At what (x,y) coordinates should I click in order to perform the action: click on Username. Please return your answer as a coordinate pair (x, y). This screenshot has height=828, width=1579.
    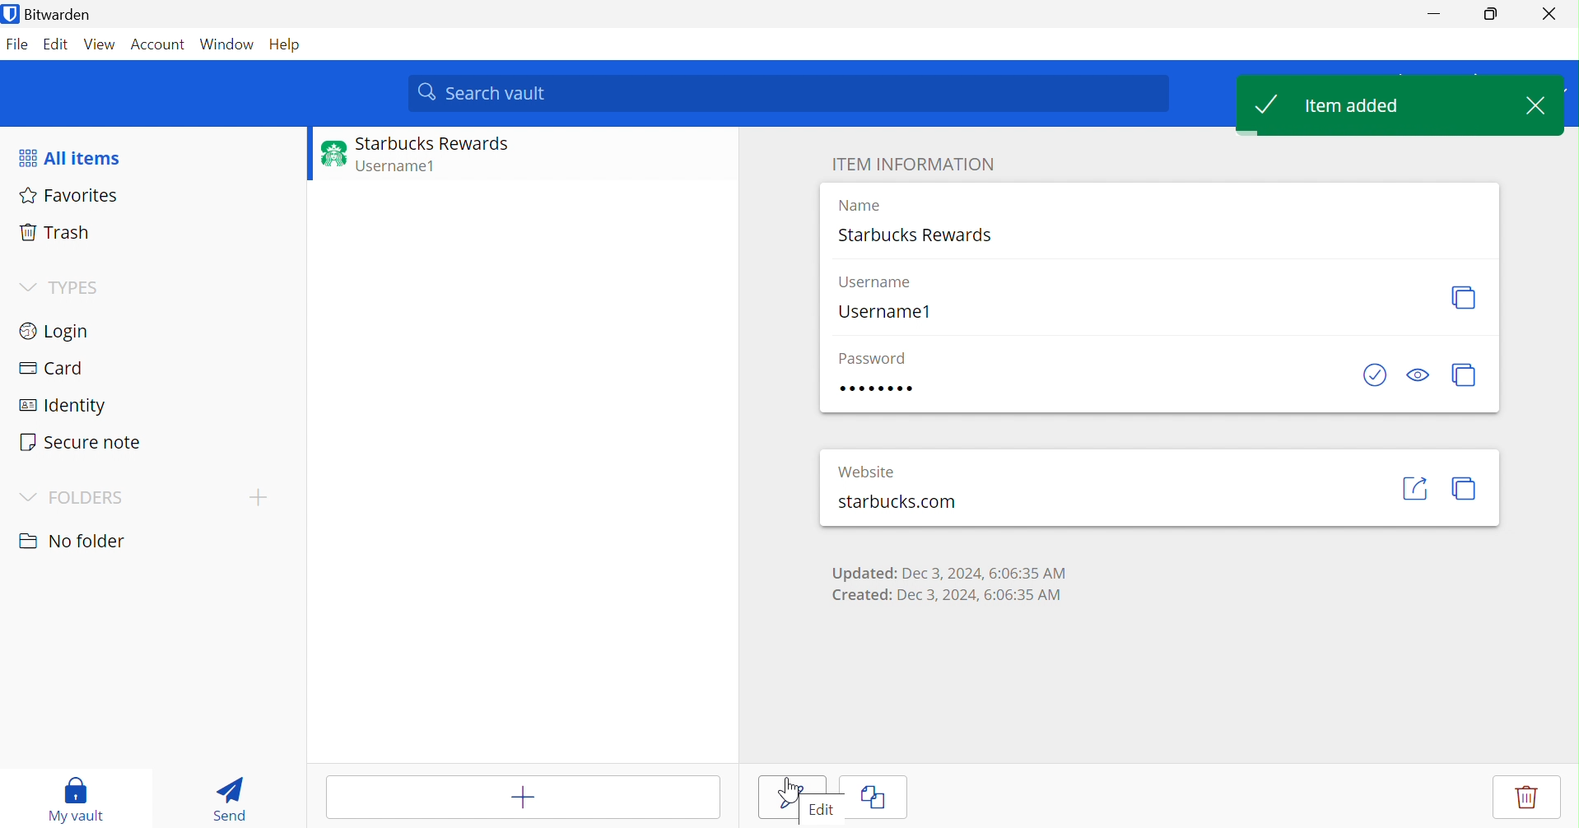
    Looking at the image, I should click on (879, 283).